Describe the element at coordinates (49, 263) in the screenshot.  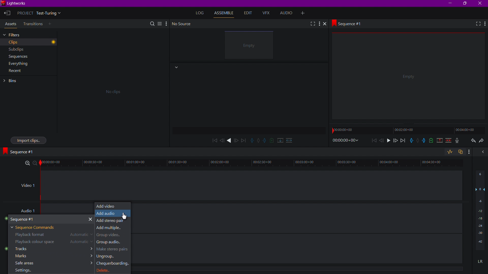
I see `Safe areas` at that location.